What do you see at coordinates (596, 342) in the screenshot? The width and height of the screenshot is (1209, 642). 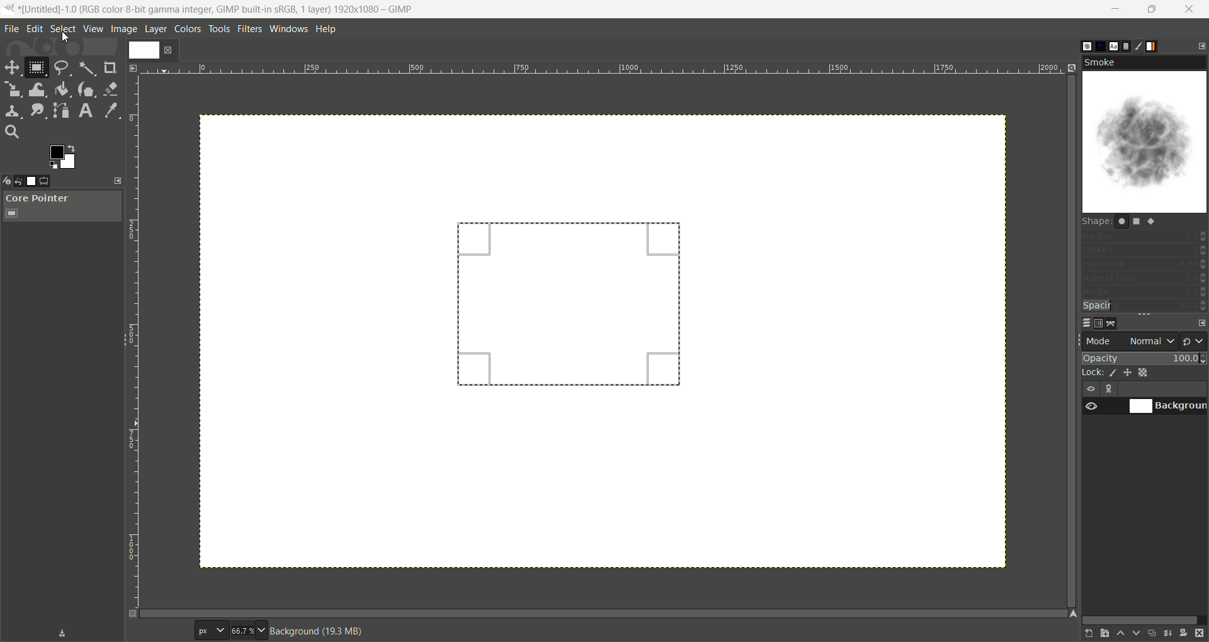 I see `canvas` at bounding box center [596, 342].